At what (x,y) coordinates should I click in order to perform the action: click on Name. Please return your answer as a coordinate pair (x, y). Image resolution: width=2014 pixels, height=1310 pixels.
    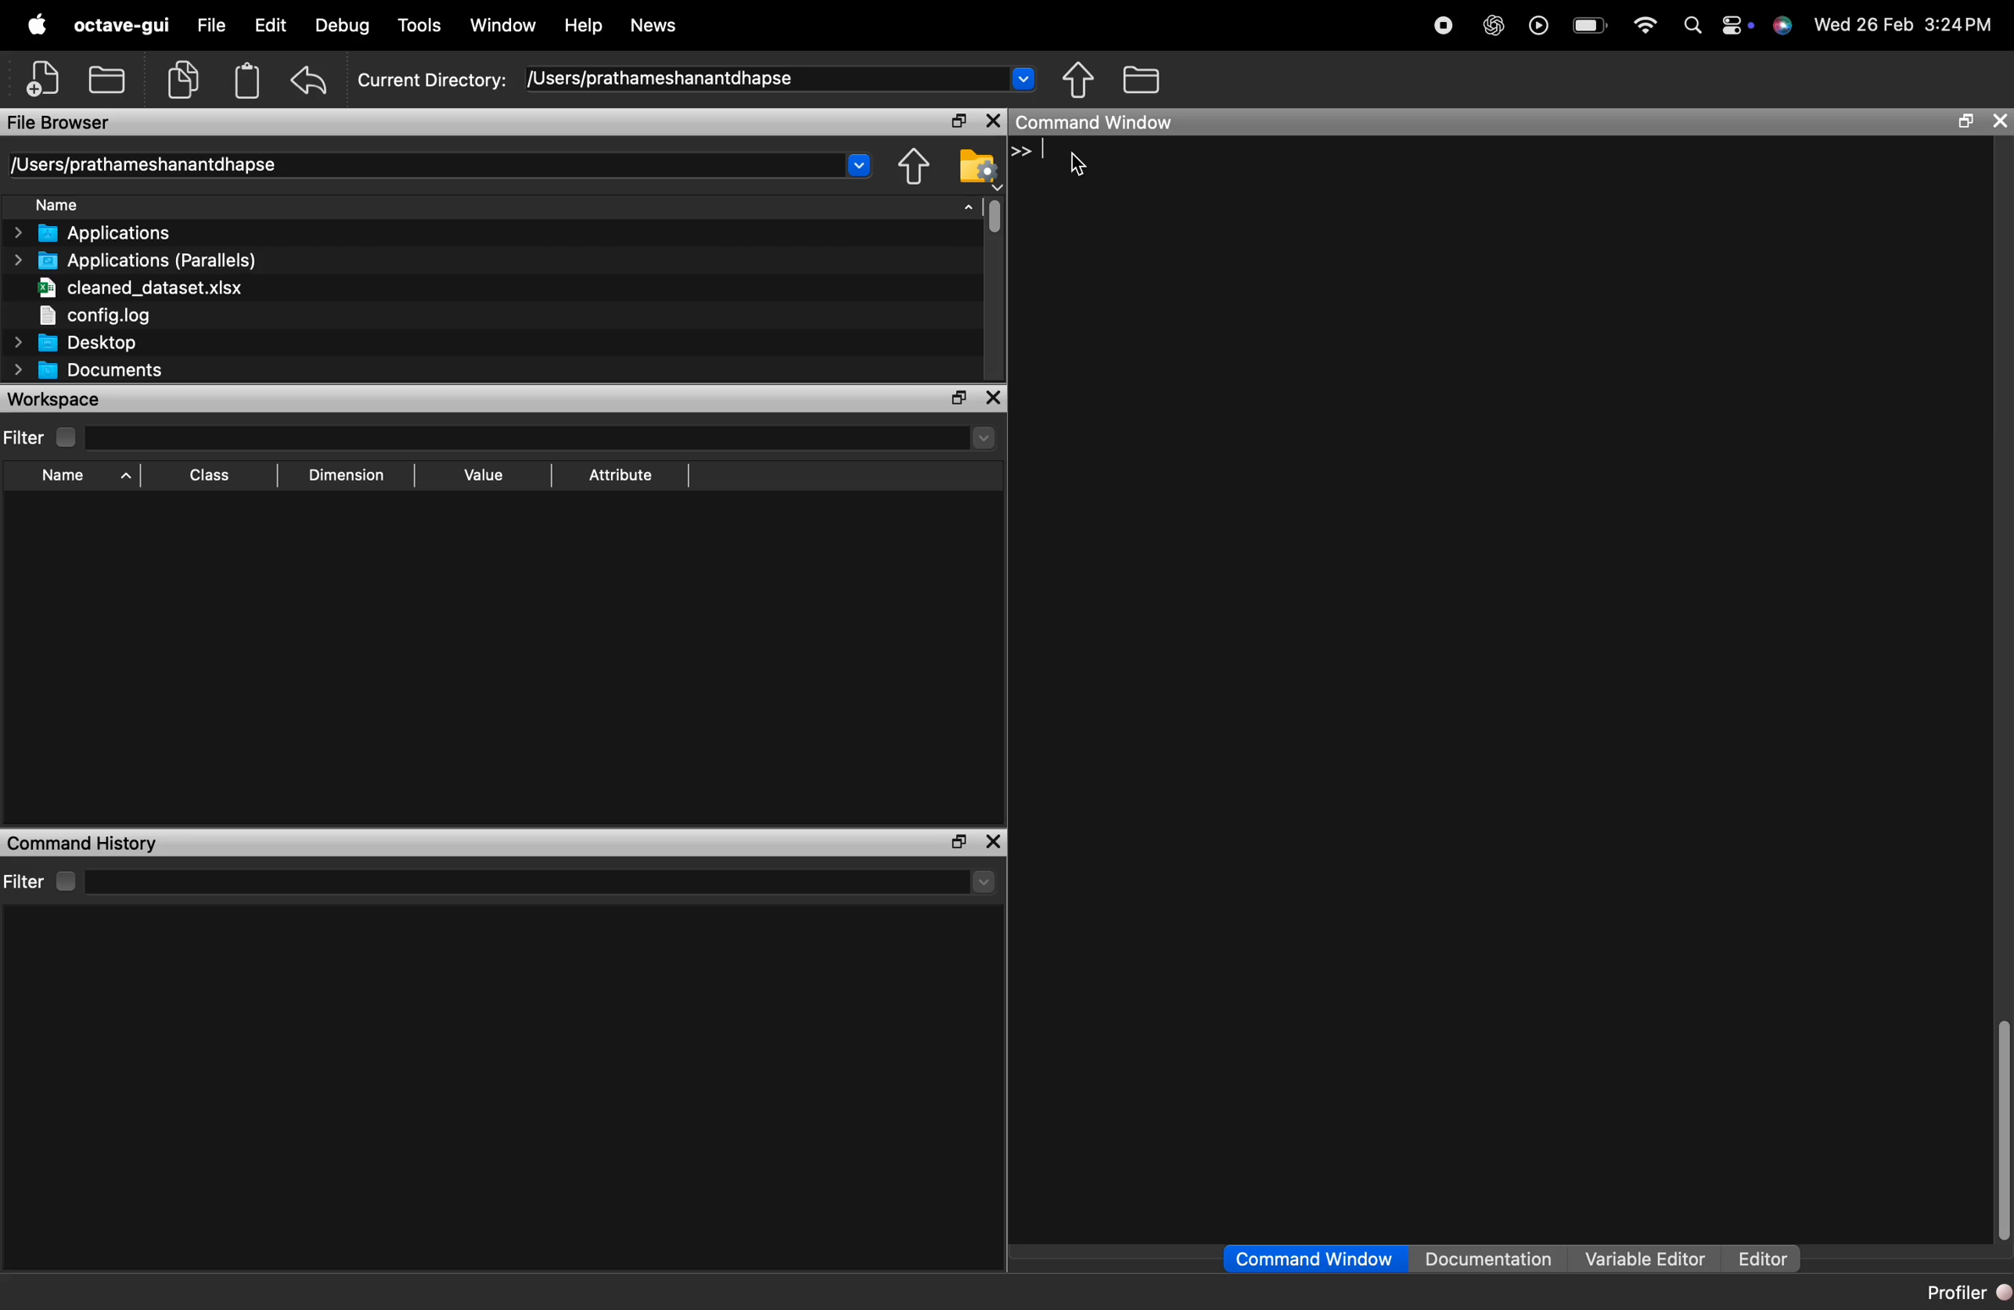
    Looking at the image, I should click on (503, 205).